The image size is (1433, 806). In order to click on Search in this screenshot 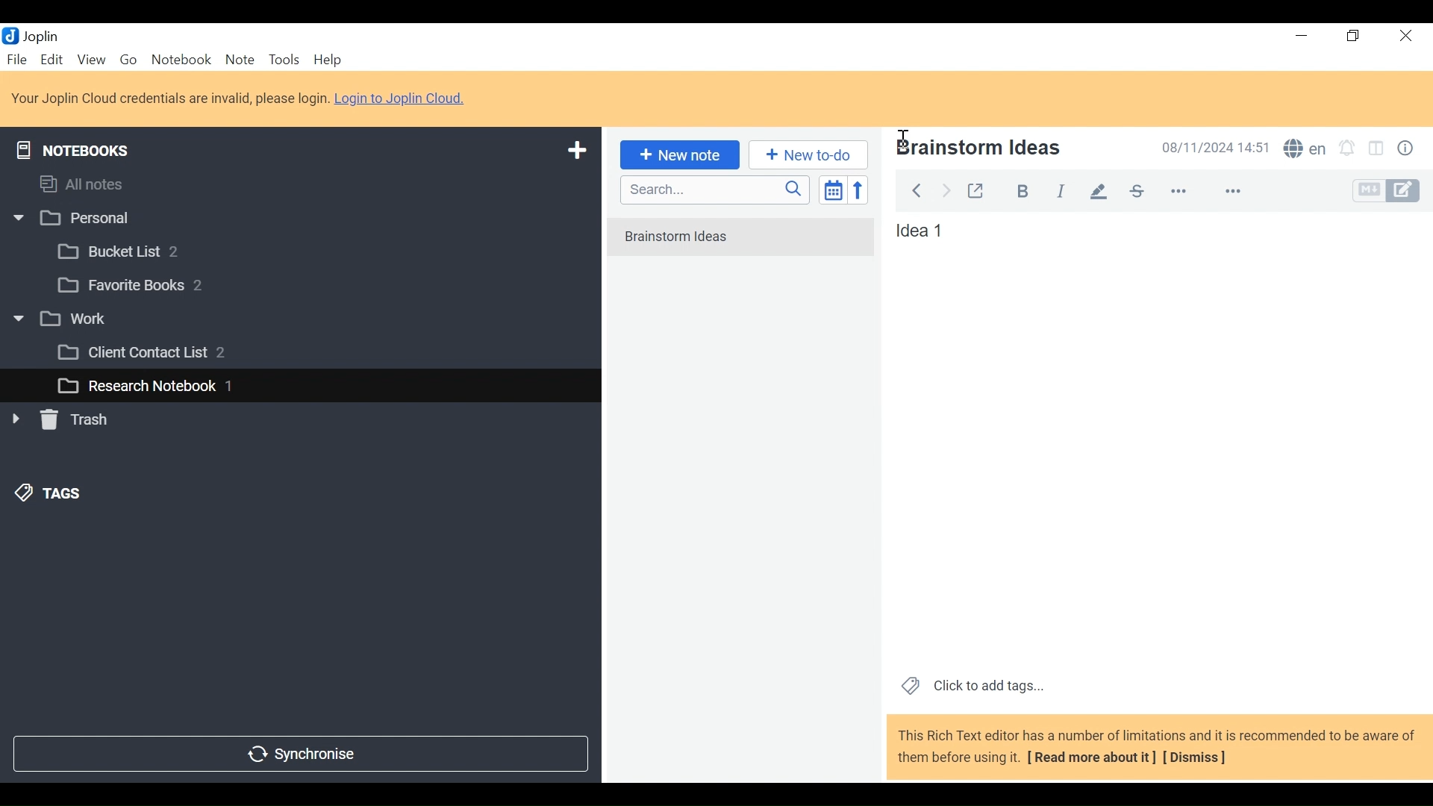, I will do `click(713, 190)`.